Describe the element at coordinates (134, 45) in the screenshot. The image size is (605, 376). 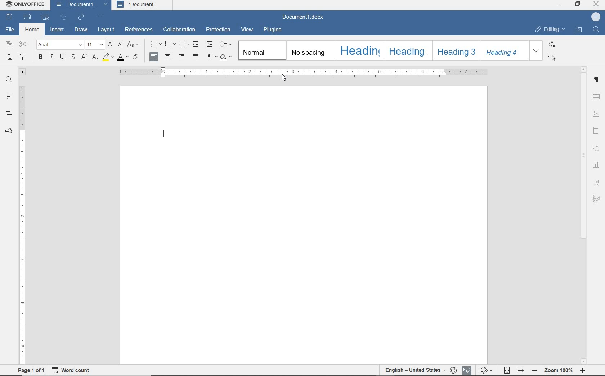
I see `CHANGE CASE` at that location.